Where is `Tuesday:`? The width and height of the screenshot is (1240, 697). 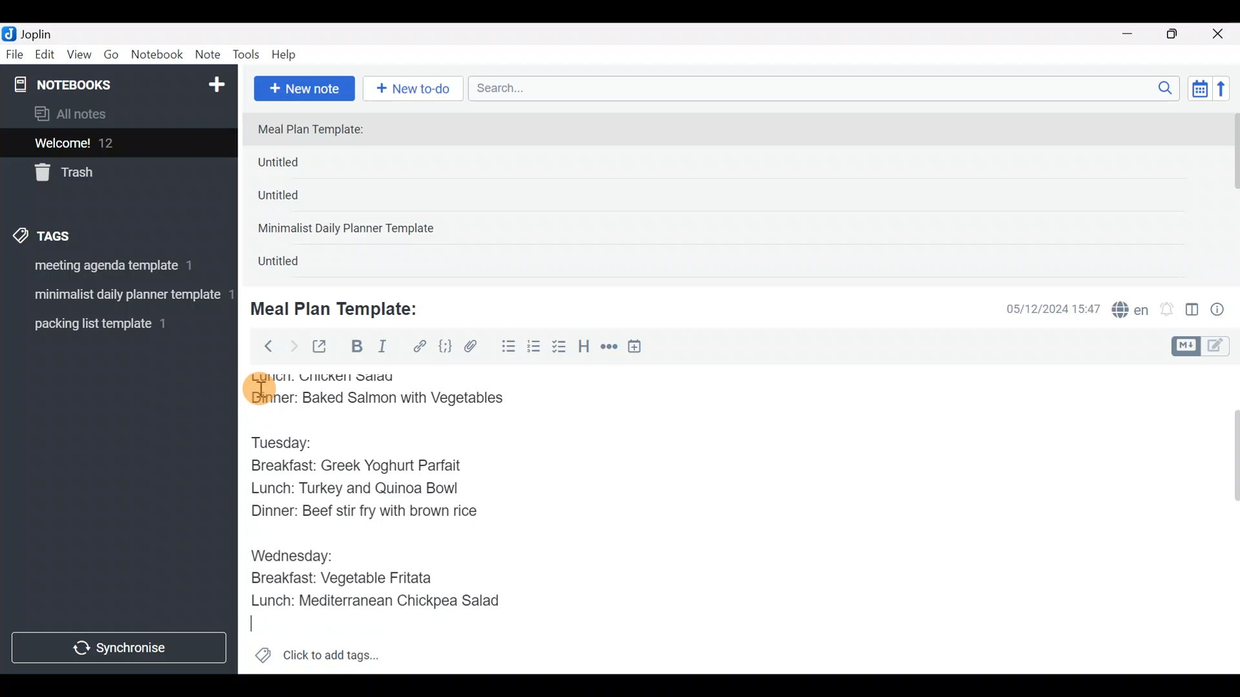 Tuesday: is located at coordinates (290, 442).